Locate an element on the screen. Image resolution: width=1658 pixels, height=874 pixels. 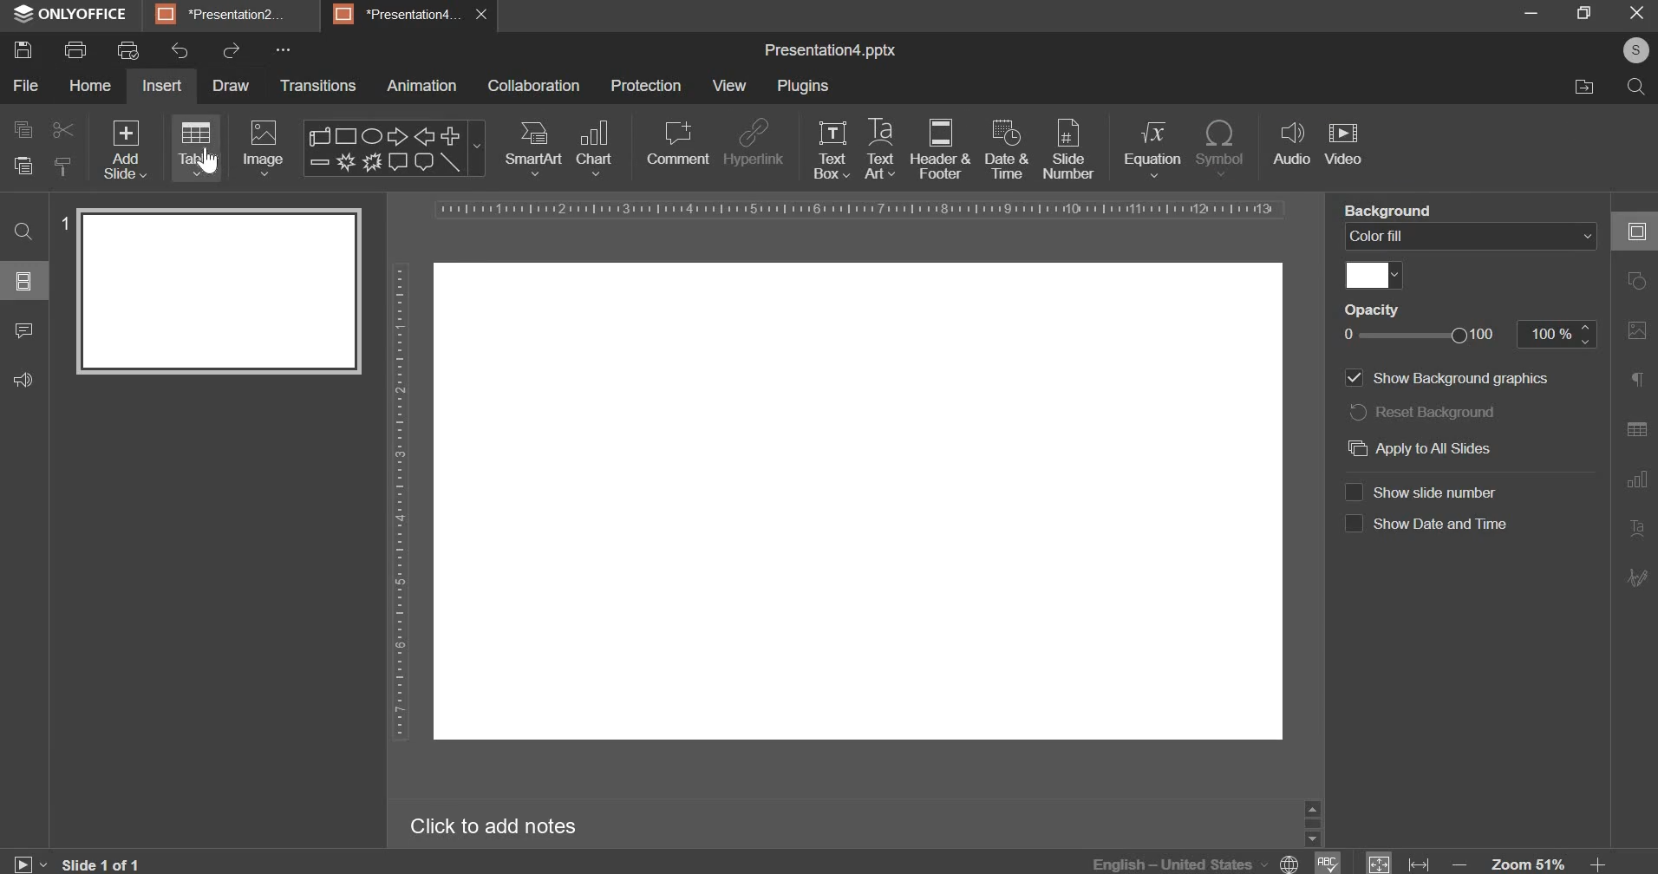
search is located at coordinates (1635, 88).